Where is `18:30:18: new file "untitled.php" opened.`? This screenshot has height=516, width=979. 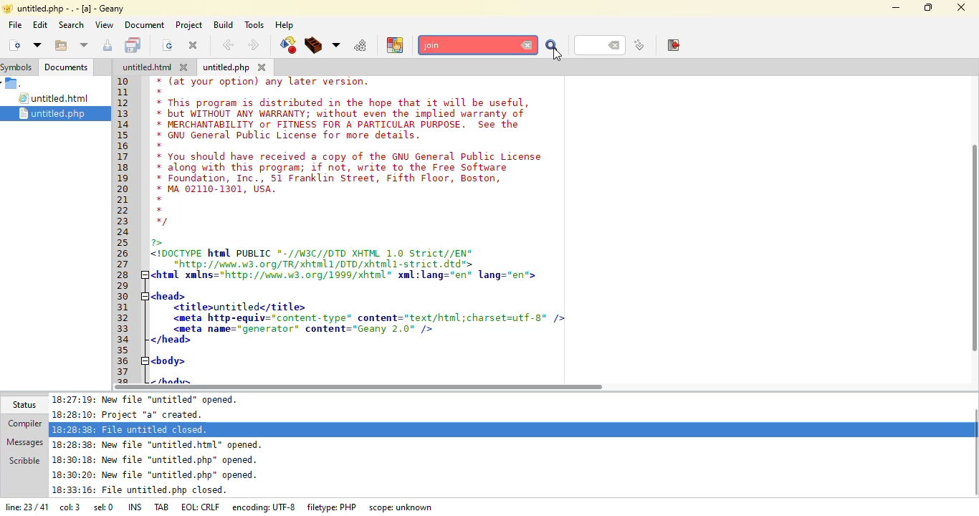 18:30:18: new file "untitled.php" opened. is located at coordinates (156, 462).